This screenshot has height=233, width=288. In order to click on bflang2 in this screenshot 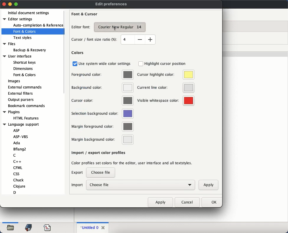, I will do `click(20, 149)`.